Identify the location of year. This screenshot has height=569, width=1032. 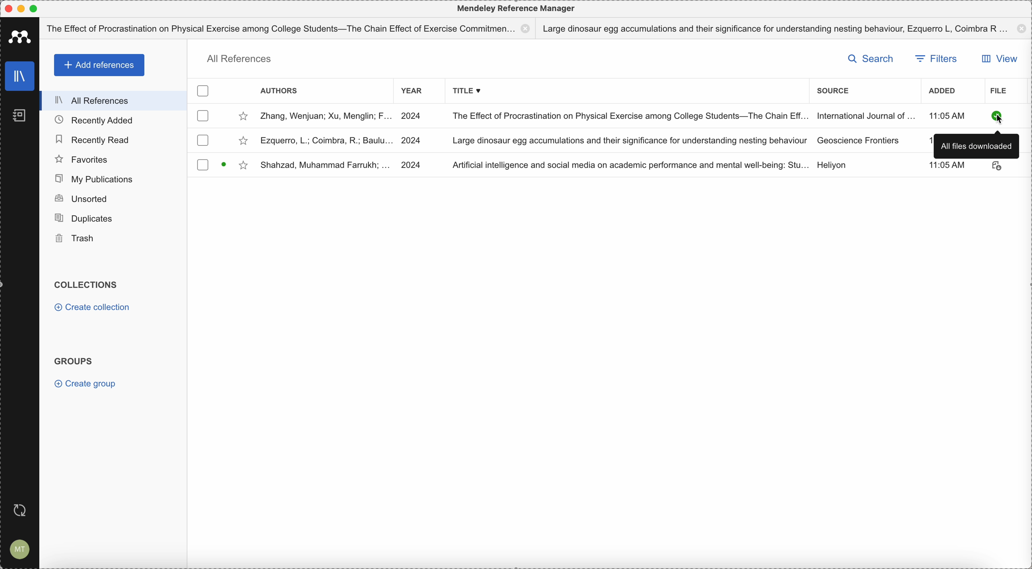
(411, 90).